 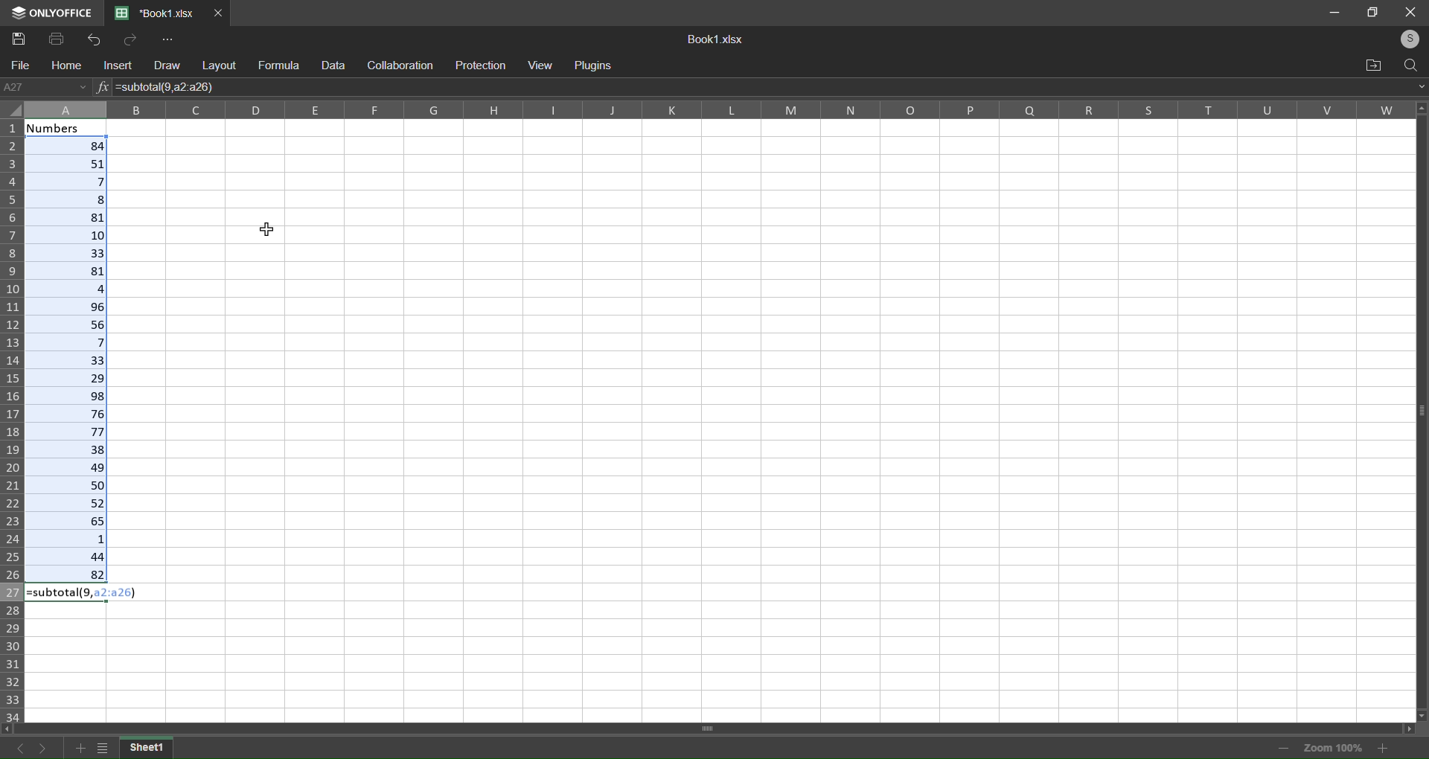 What do you see at coordinates (402, 65) in the screenshot?
I see `collaboration` at bounding box center [402, 65].